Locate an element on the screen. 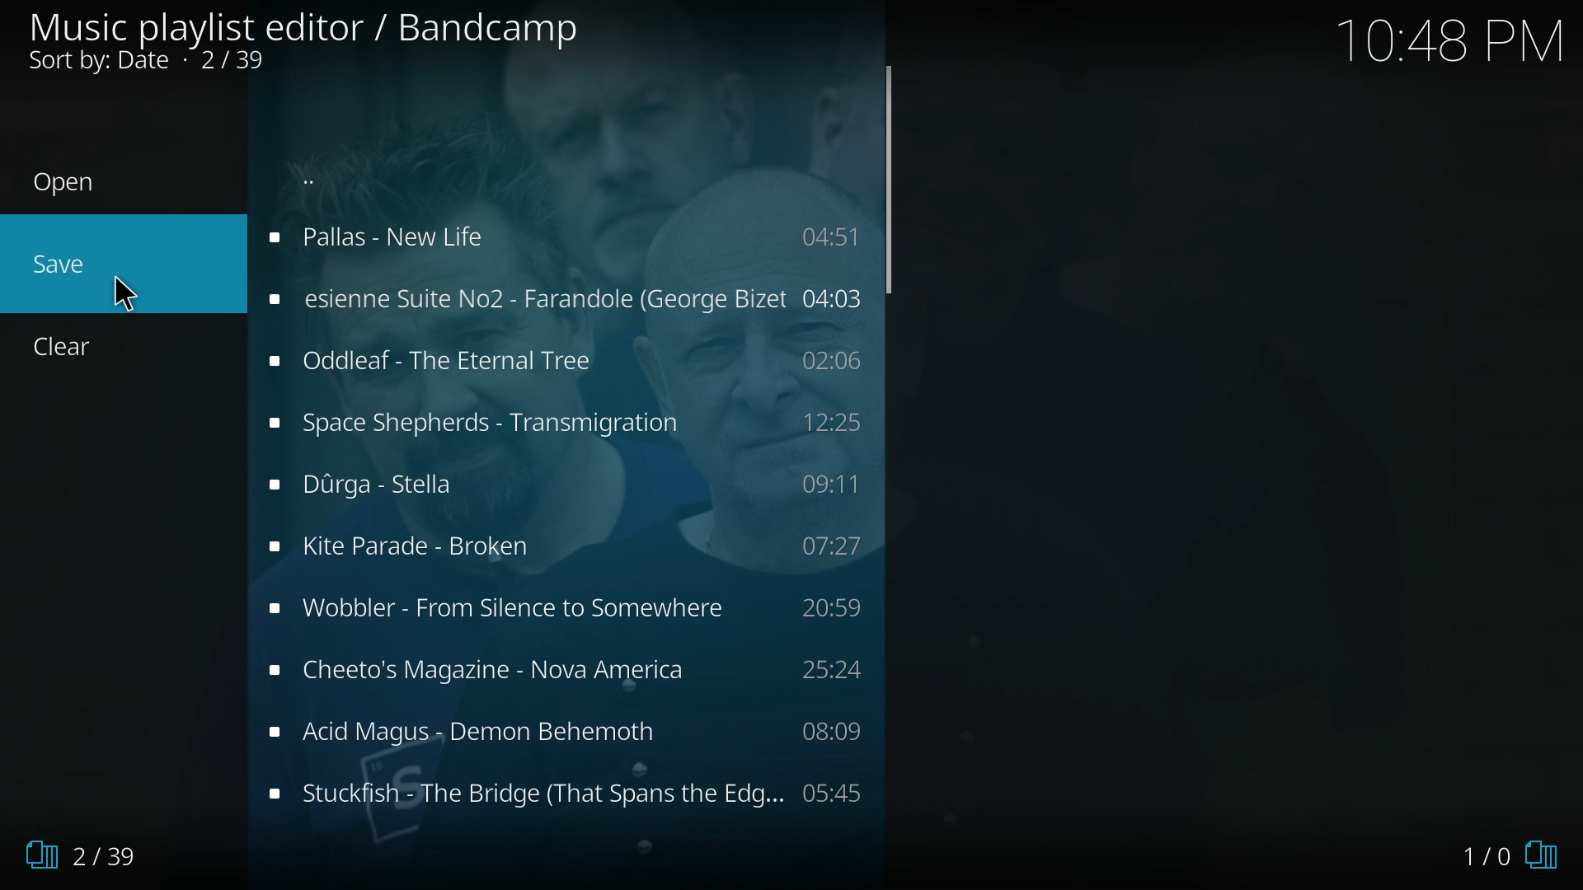 The width and height of the screenshot is (1583, 890). Clear is located at coordinates (83, 349).